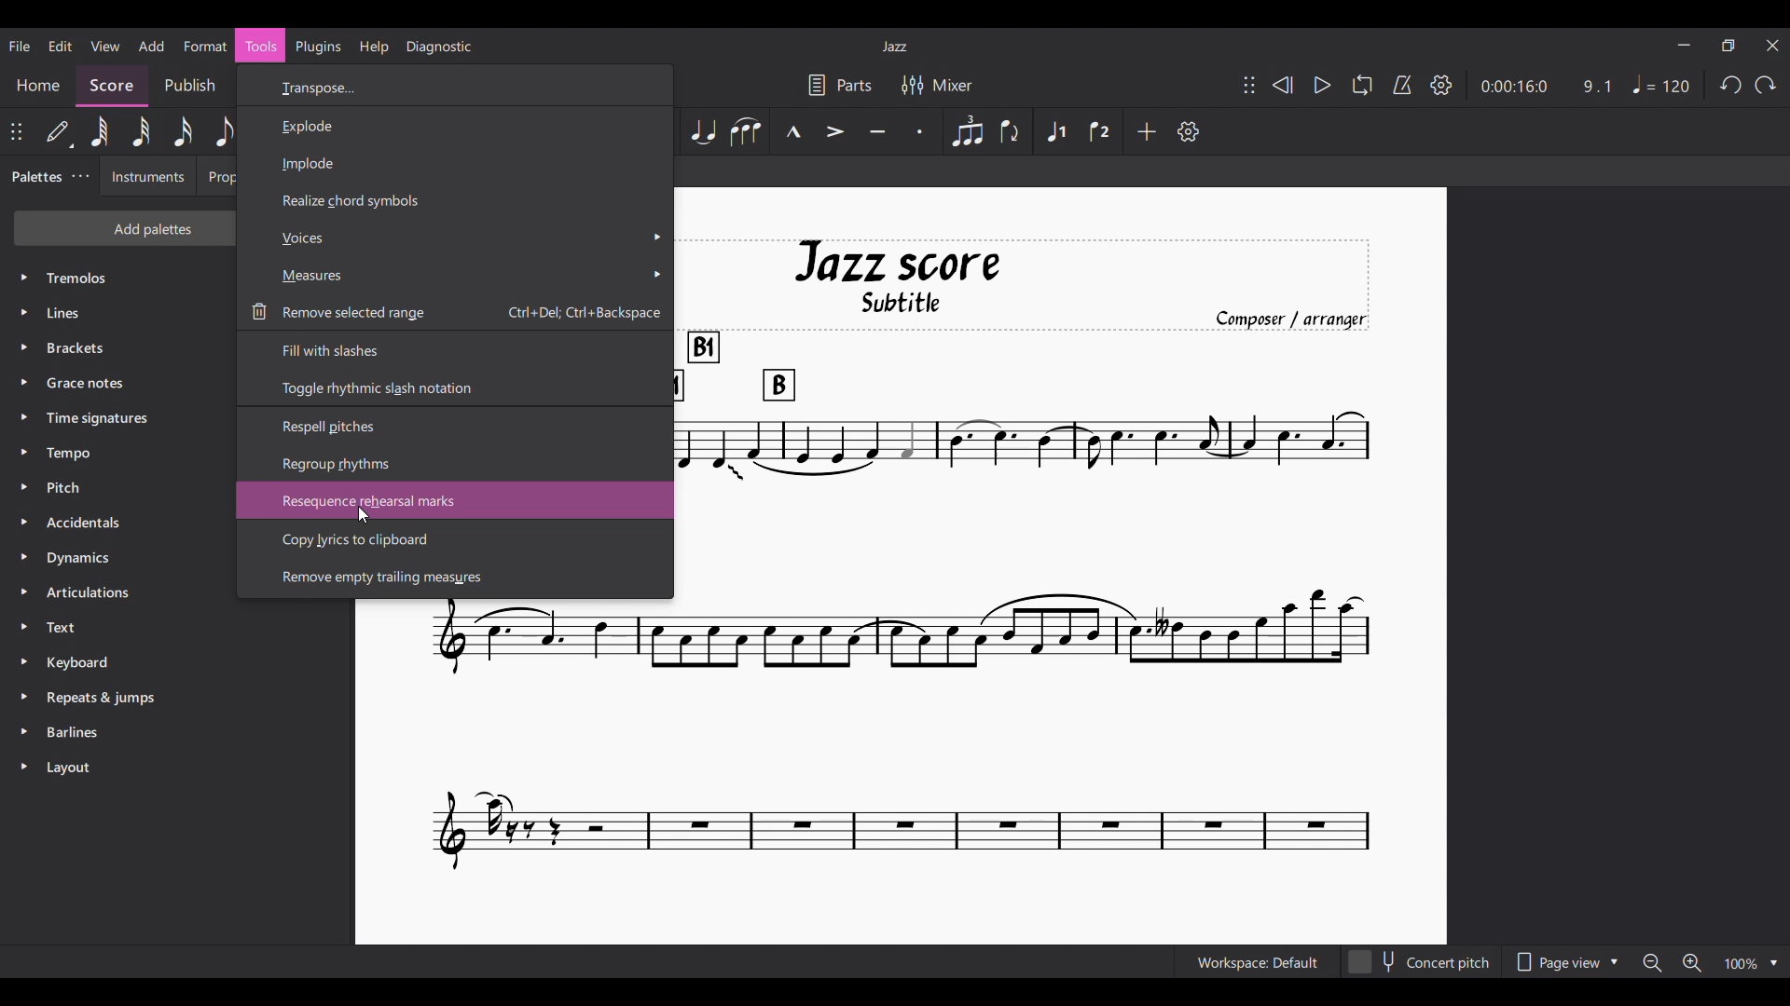 This screenshot has width=1790, height=1006. What do you see at coordinates (455, 276) in the screenshot?
I see `Measures options ` at bounding box center [455, 276].